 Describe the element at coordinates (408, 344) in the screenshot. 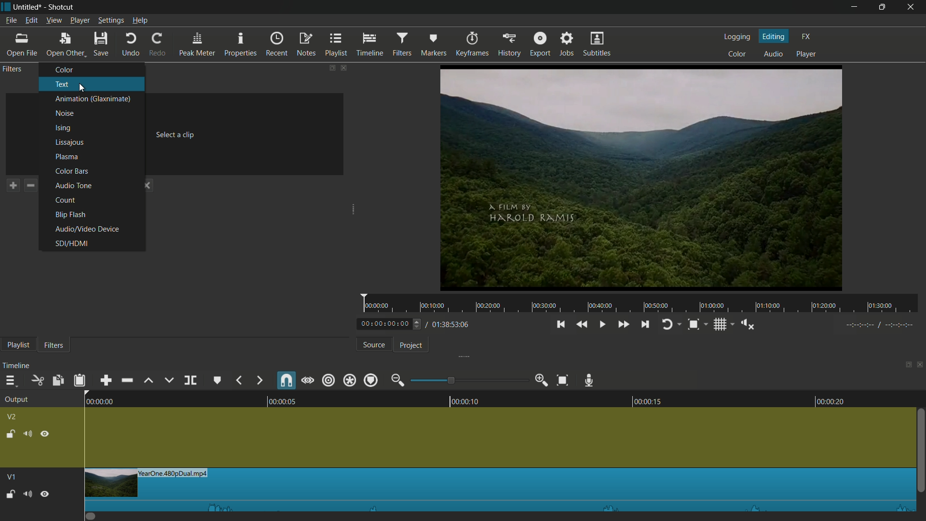

I see `project` at that location.